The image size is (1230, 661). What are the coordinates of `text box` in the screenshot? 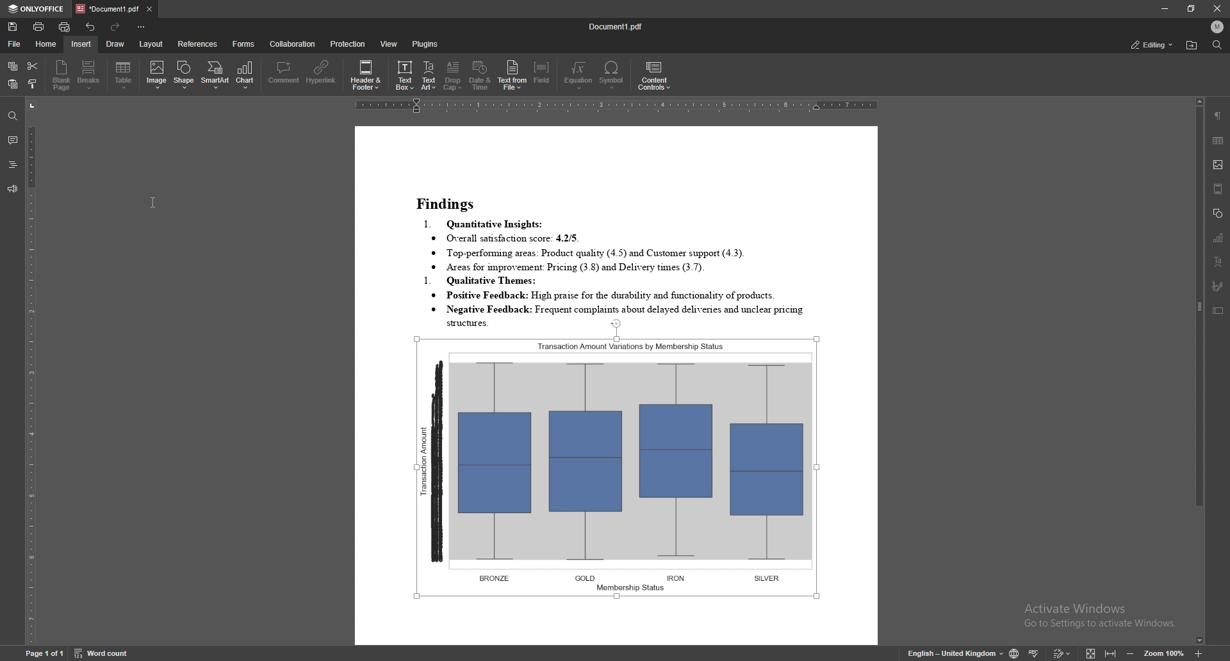 It's located at (404, 76).